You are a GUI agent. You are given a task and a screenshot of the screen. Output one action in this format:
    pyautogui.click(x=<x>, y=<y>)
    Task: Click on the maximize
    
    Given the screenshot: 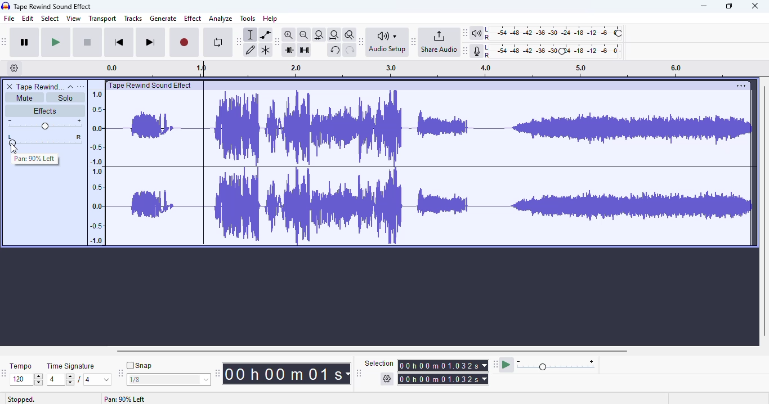 What is the action you would take?
    pyautogui.click(x=728, y=6)
    